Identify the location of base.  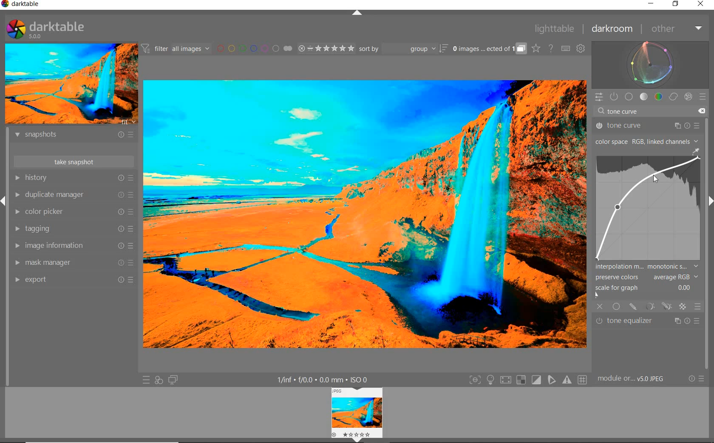
(629, 96).